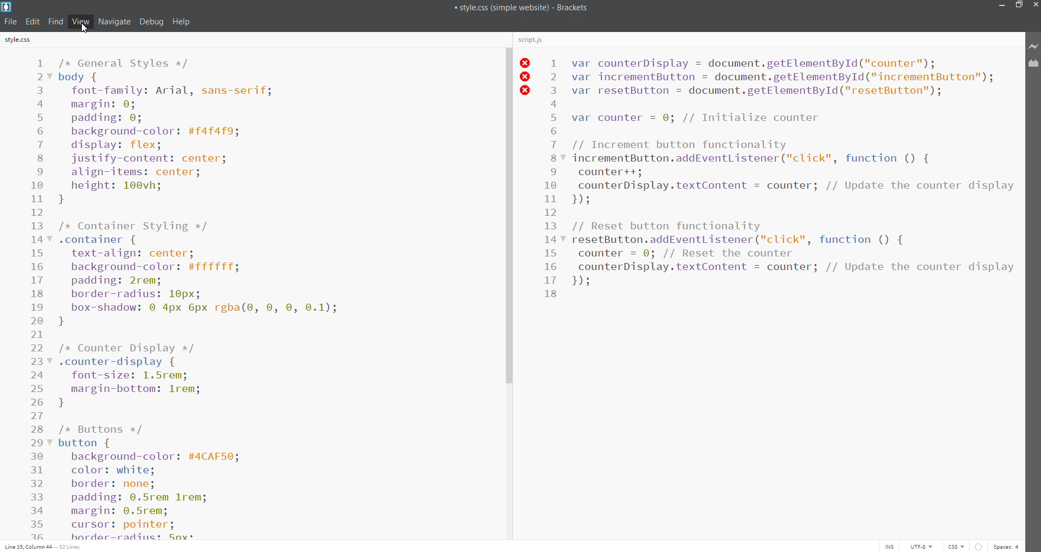  I want to click on script.js window title bar, so click(766, 41).